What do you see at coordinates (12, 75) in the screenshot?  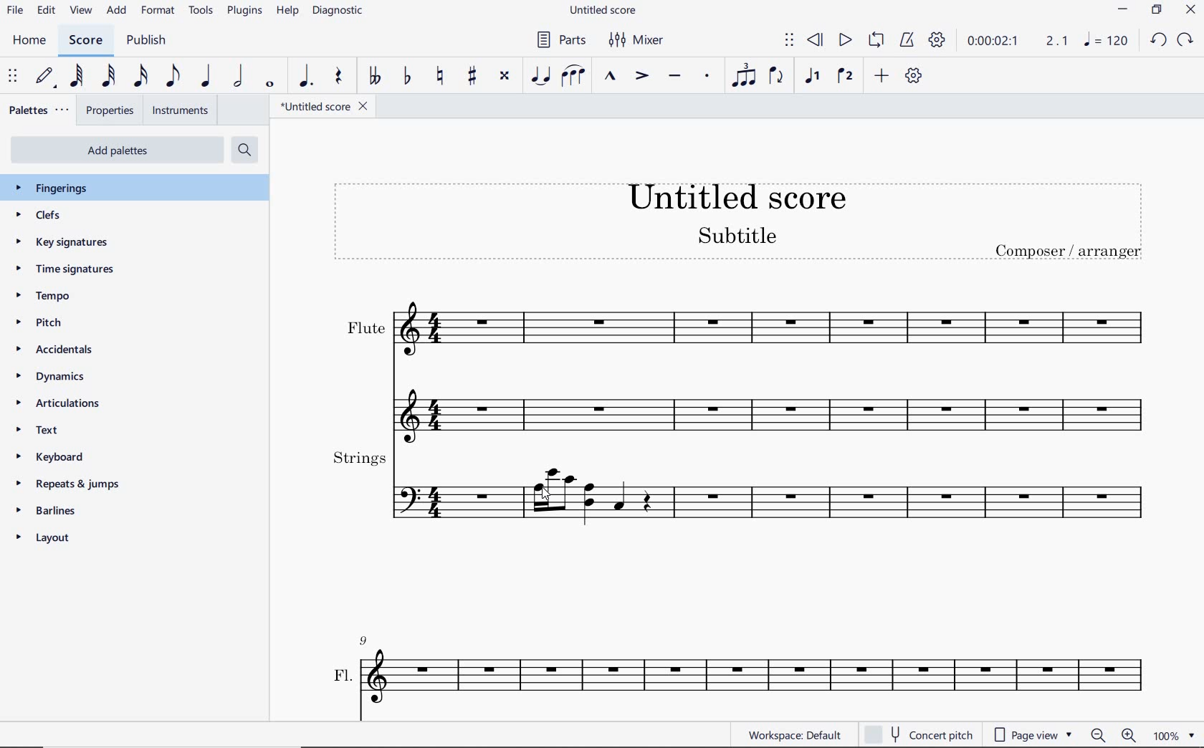 I see `select to move` at bounding box center [12, 75].